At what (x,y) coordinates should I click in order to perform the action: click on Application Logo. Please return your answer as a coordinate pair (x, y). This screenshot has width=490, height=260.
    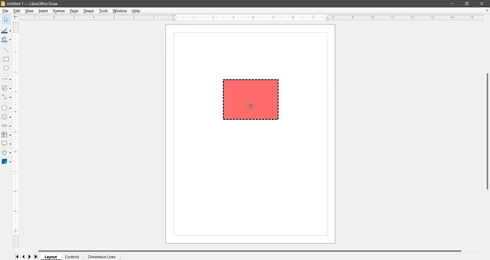
    Looking at the image, I should click on (3, 4).